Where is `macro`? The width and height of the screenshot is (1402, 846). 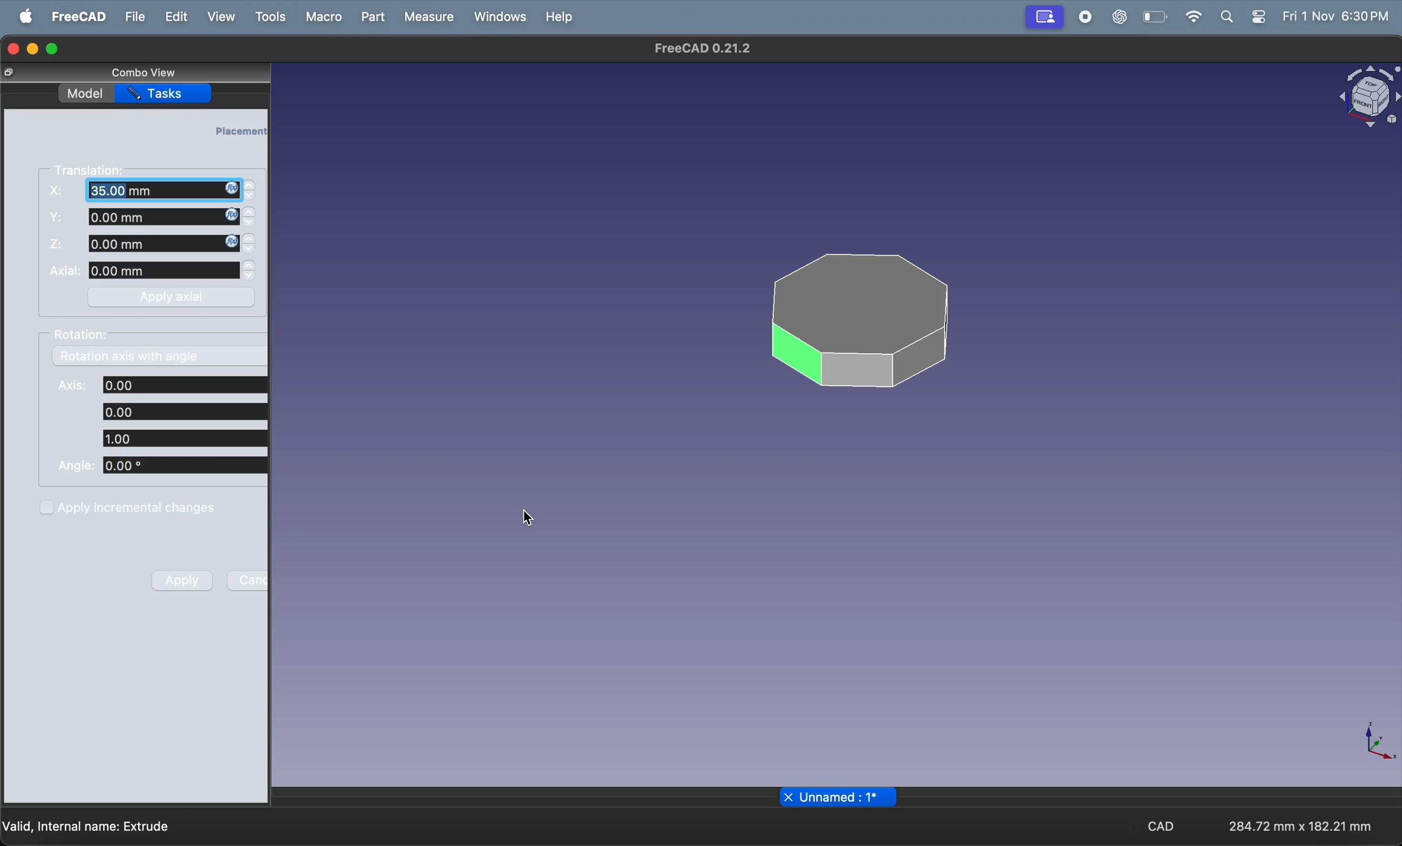 macro is located at coordinates (321, 16).